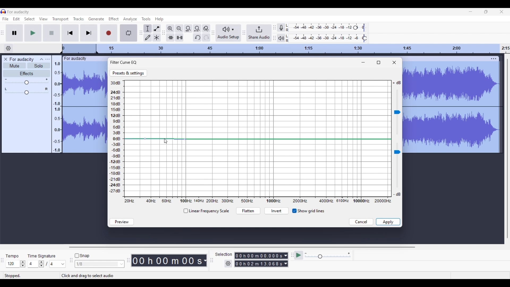 Image resolution: width=510 pixels, height=287 pixels. Describe the element at coordinates (259, 33) in the screenshot. I see `Share audio` at that location.